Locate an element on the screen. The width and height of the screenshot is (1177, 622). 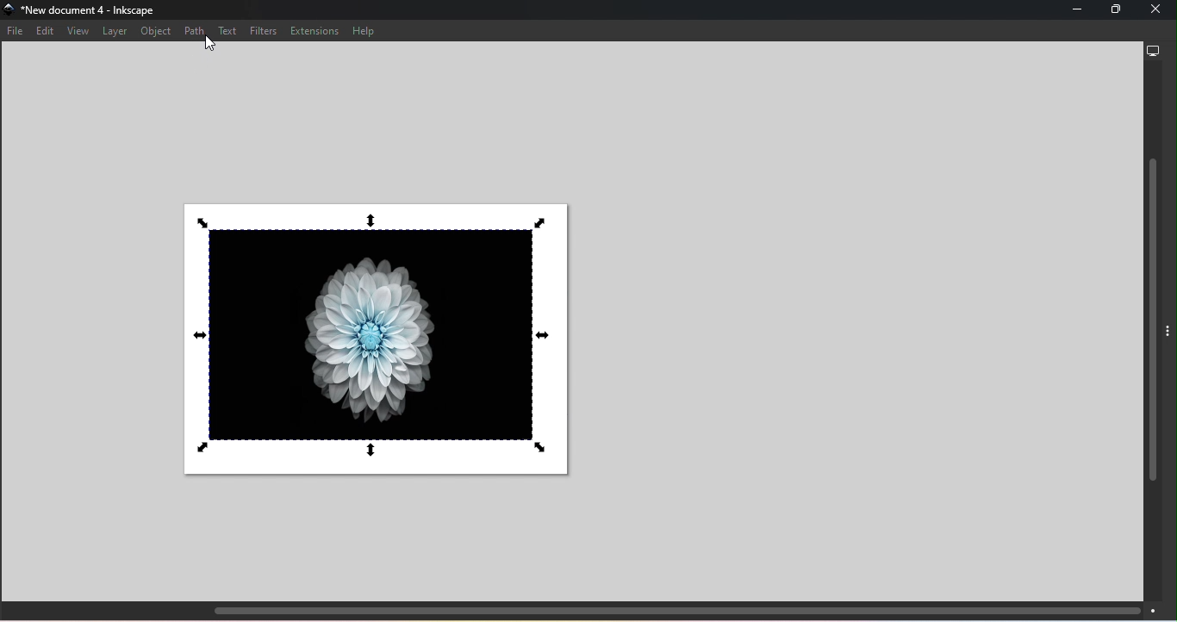
Close is located at coordinates (1158, 9).